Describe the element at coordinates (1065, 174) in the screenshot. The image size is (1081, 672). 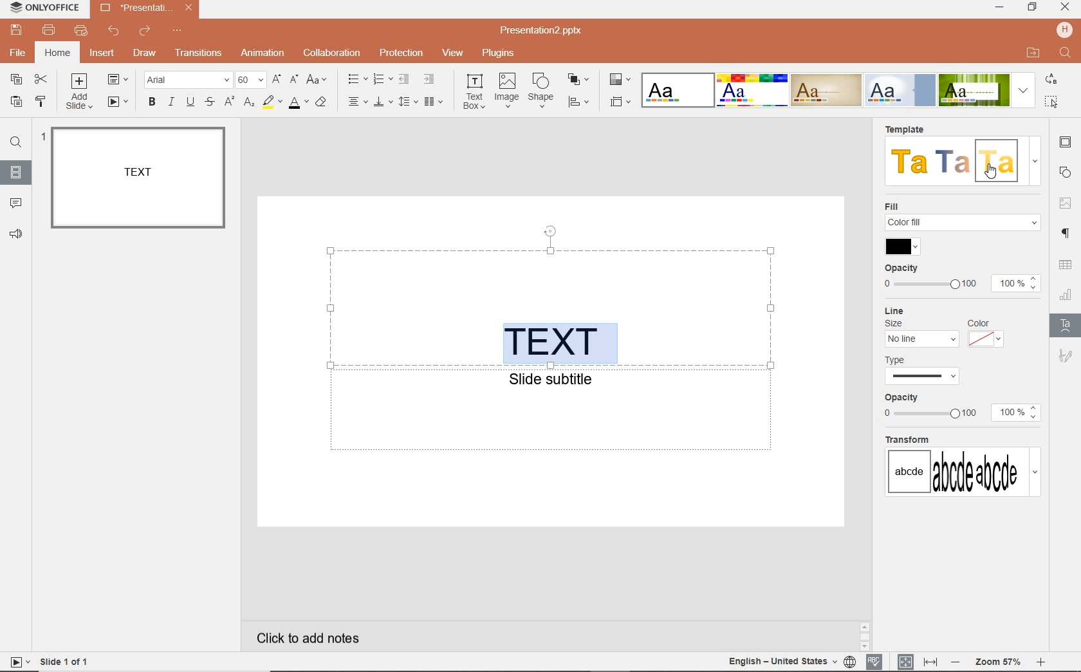
I see `SHAPE SETTINGS` at that location.